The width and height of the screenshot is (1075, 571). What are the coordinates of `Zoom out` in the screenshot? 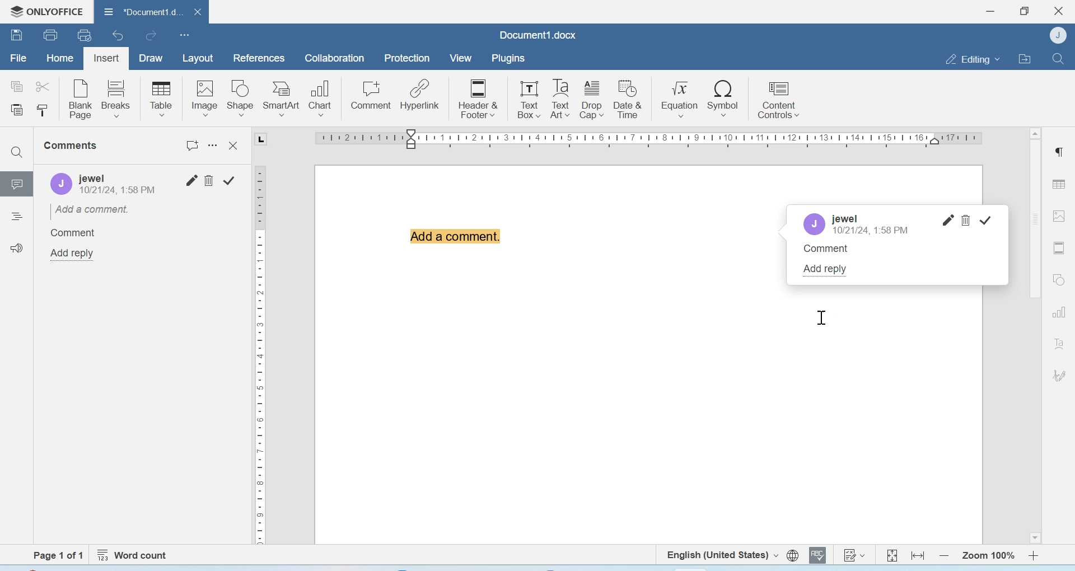 It's located at (944, 555).